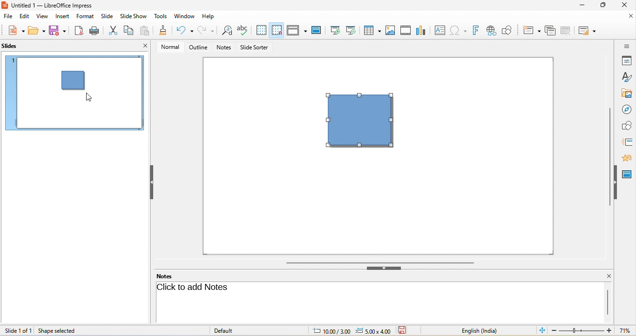 The height and width of the screenshot is (336, 636). Describe the element at coordinates (405, 29) in the screenshot. I see `video/audio` at that location.